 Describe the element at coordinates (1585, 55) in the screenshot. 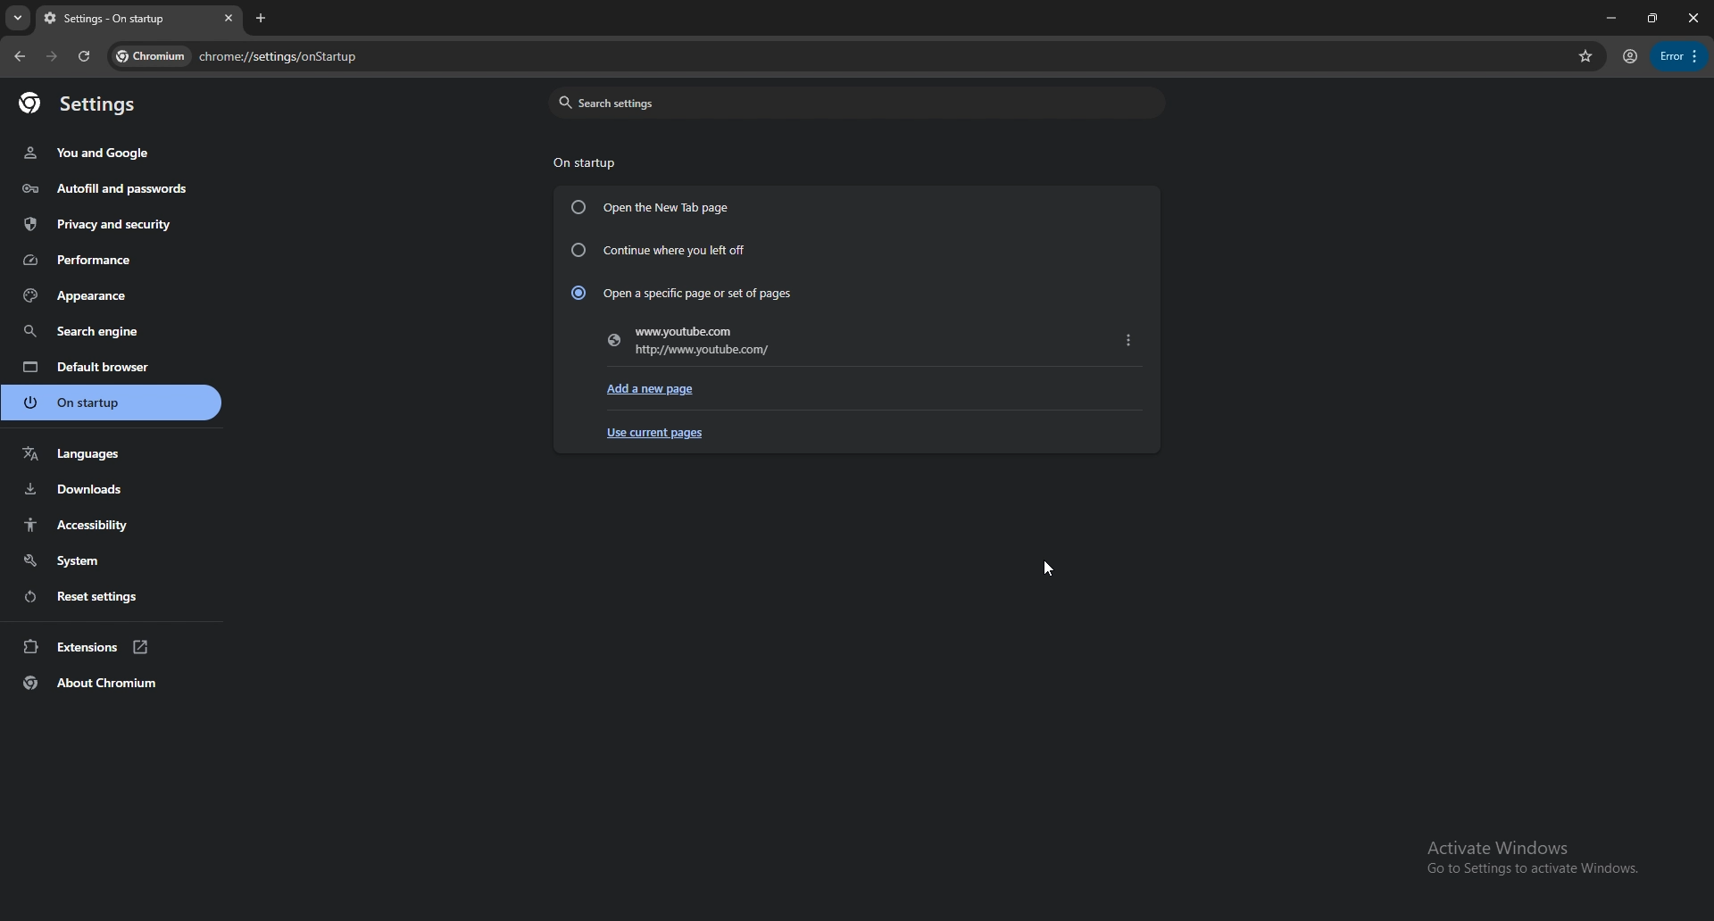

I see `favorites` at that location.